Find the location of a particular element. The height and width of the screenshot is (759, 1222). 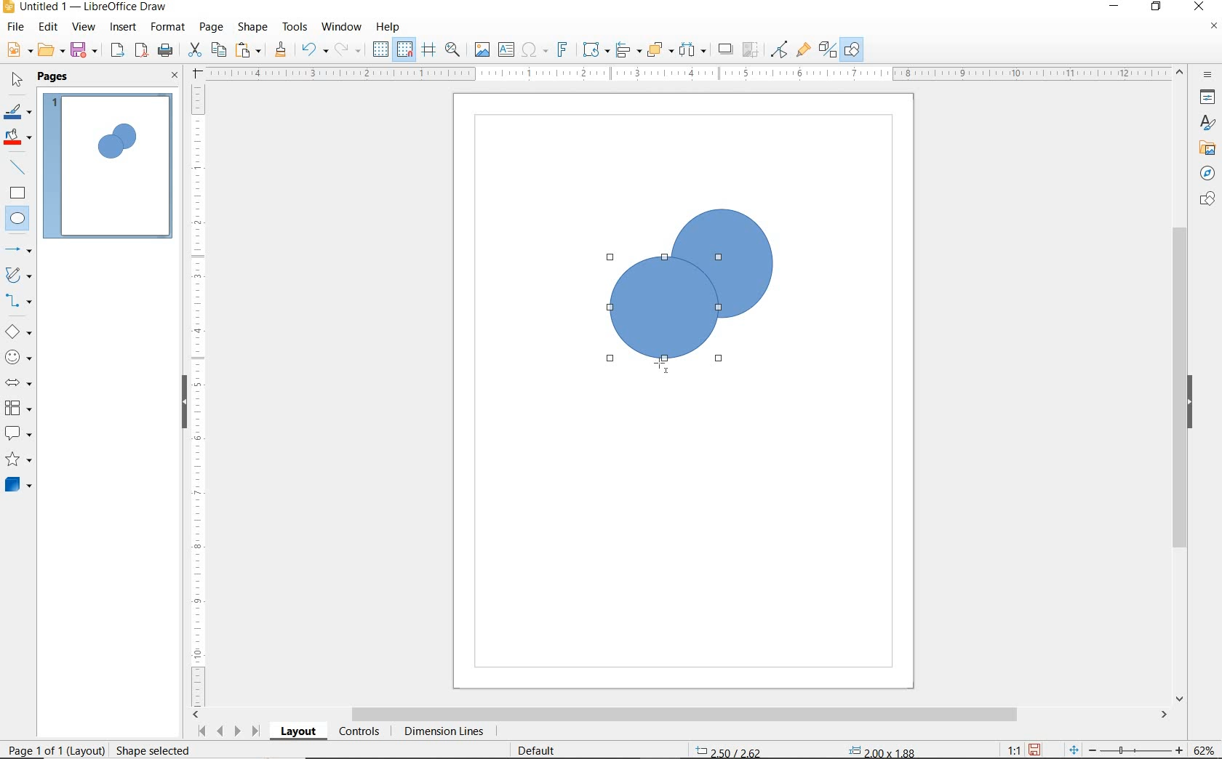

RESTORE DOWN is located at coordinates (1157, 7).